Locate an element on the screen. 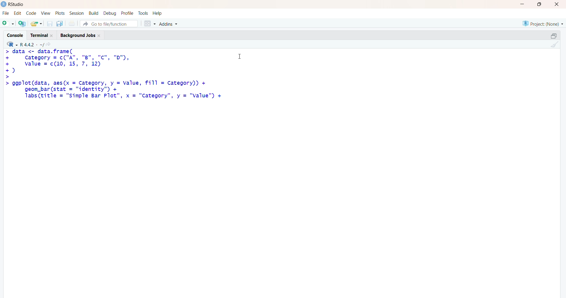 The image size is (566, 298). plots is located at coordinates (61, 13).